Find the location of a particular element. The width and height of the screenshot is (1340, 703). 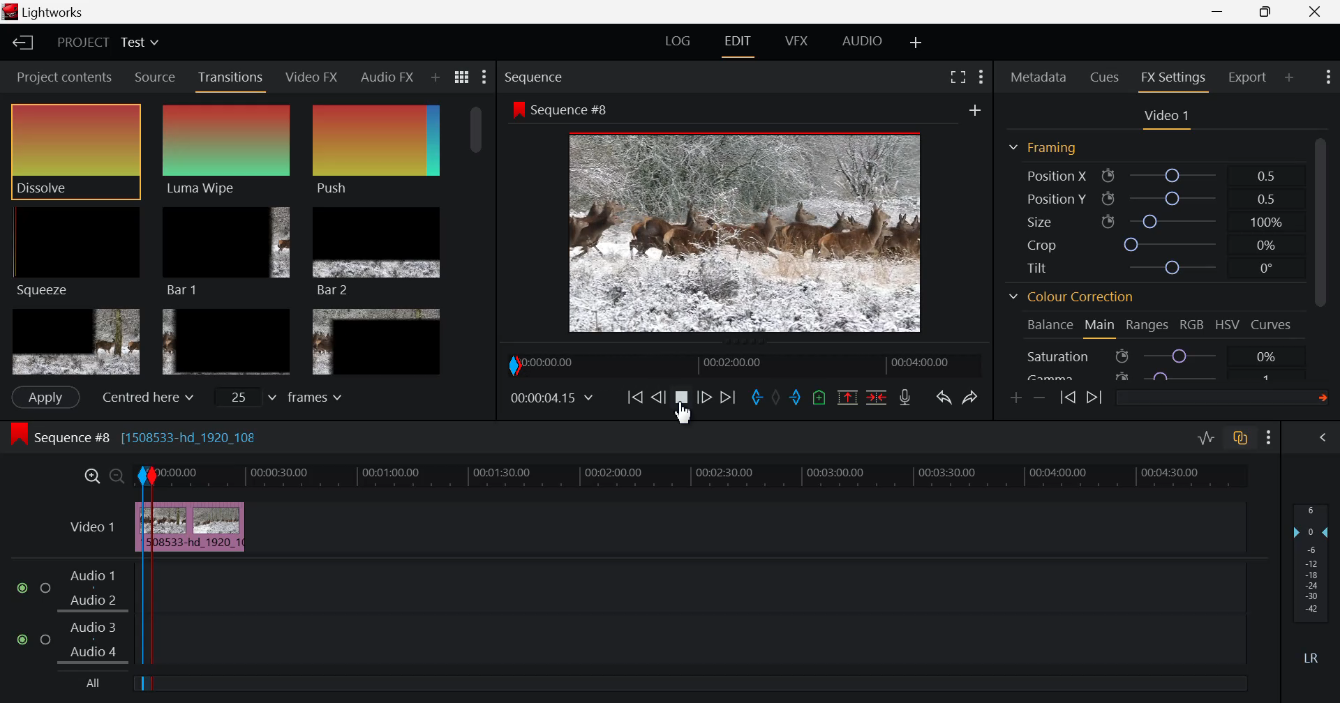

To End is located at coordinates (726, 400).